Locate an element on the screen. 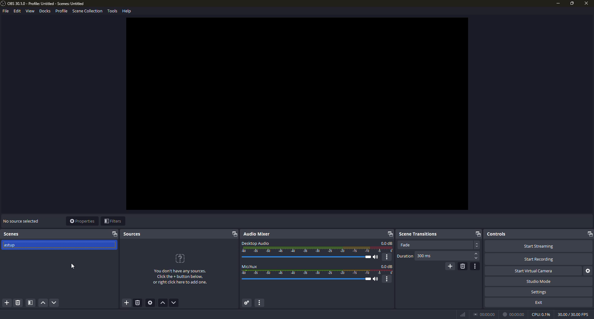  mic/aux is located at coordinates (250, 266).